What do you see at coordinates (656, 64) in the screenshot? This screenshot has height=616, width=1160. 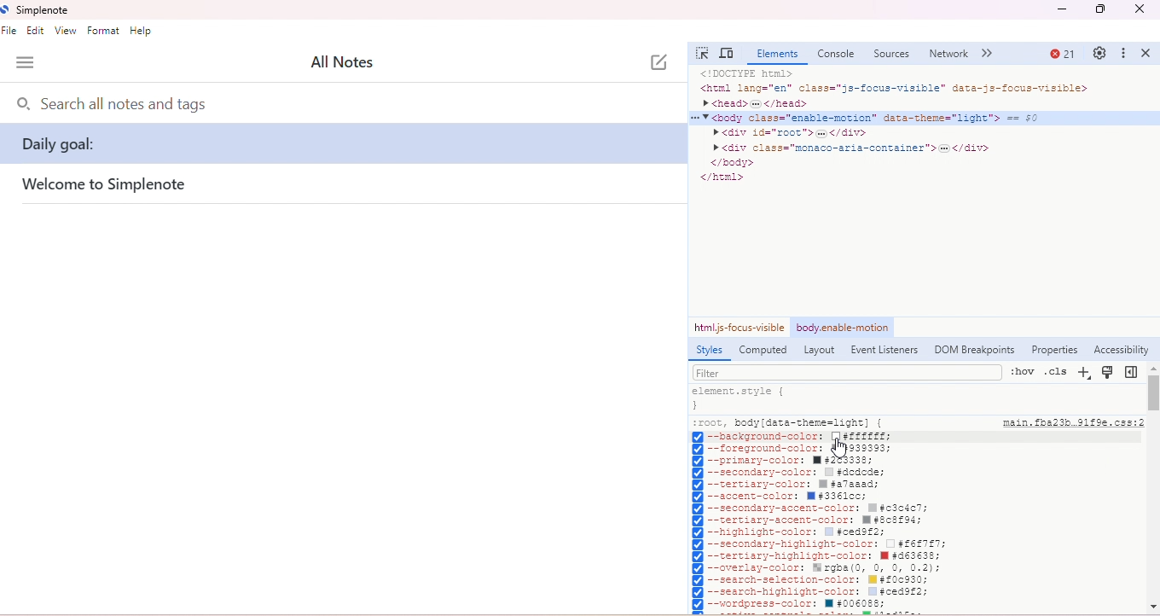 I see `new note` at bounding box center [656, 64].